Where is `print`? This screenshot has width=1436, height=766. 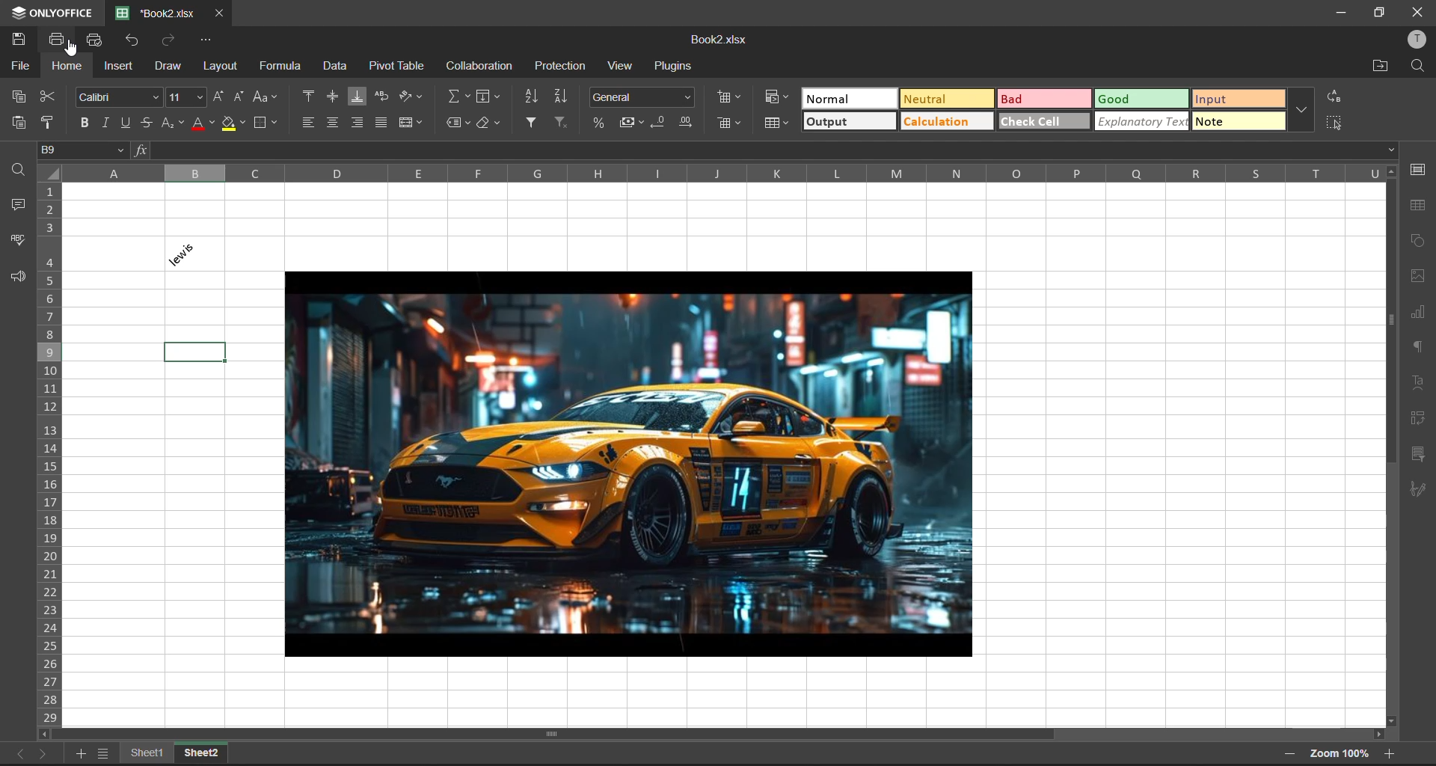
print is located at coordinates (56, 40).